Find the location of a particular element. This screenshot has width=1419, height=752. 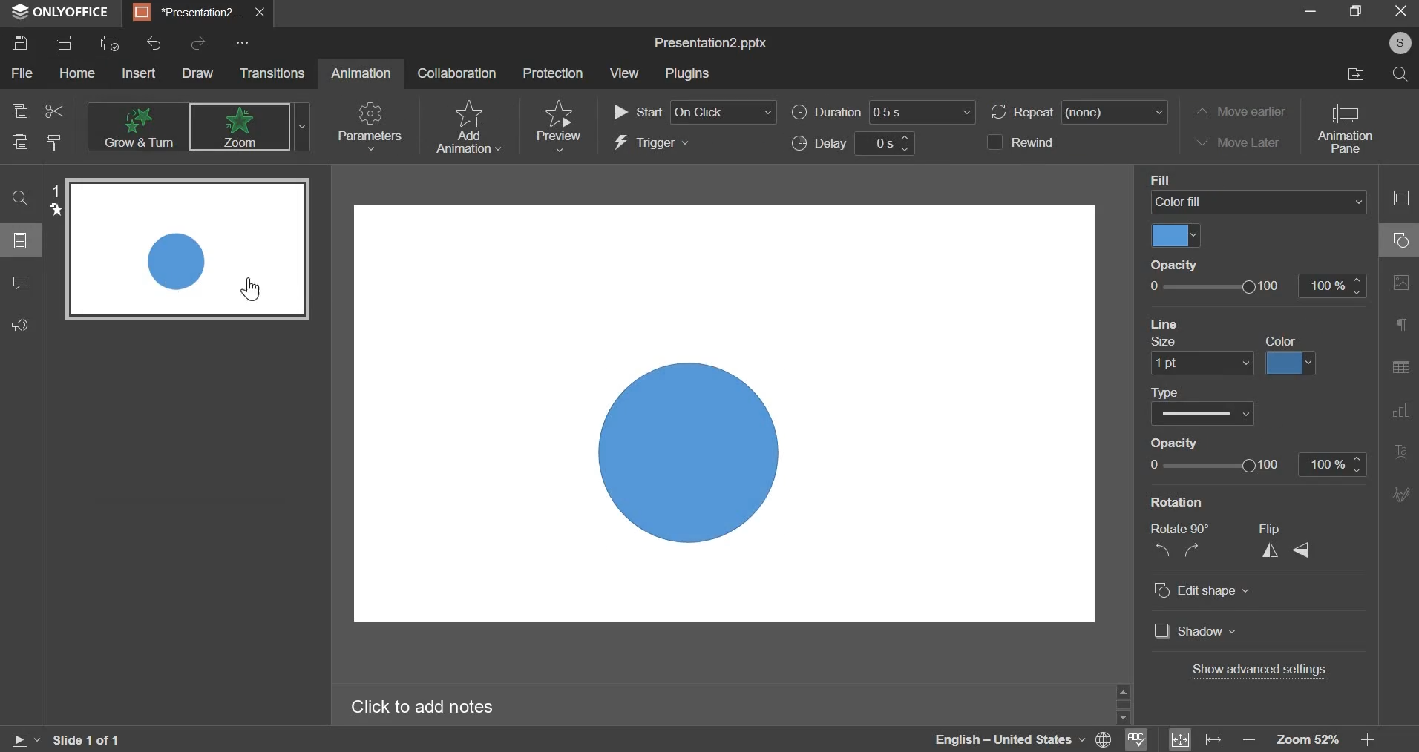

minimize is located at coordinates (1308, 12).